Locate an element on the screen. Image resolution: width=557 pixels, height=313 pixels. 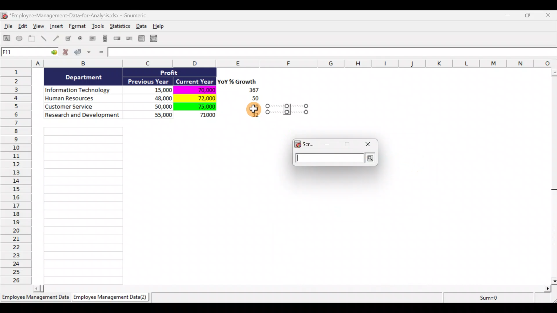
Create a frame is located at coordinates (32, 39).